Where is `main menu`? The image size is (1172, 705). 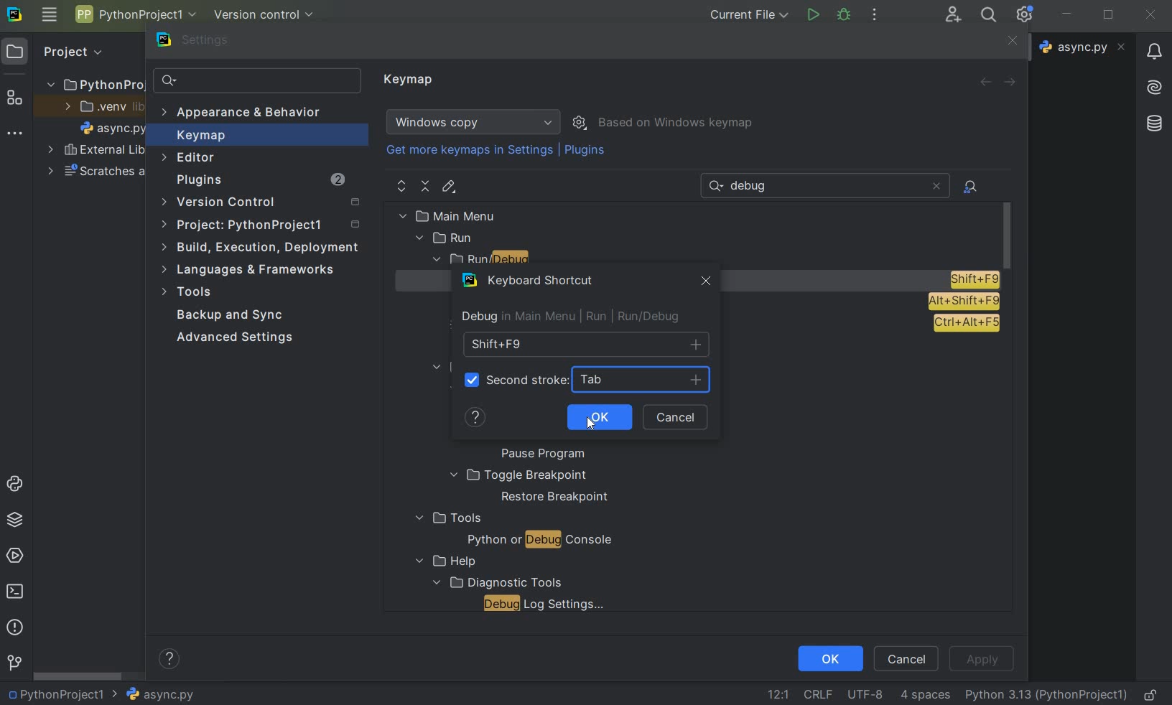
main menu is located at coordinates (49, 14).